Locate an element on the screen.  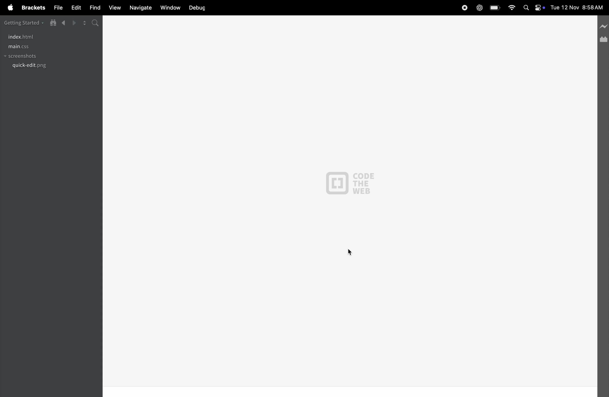
quick.edit.png is located at coordinates (31, 66).